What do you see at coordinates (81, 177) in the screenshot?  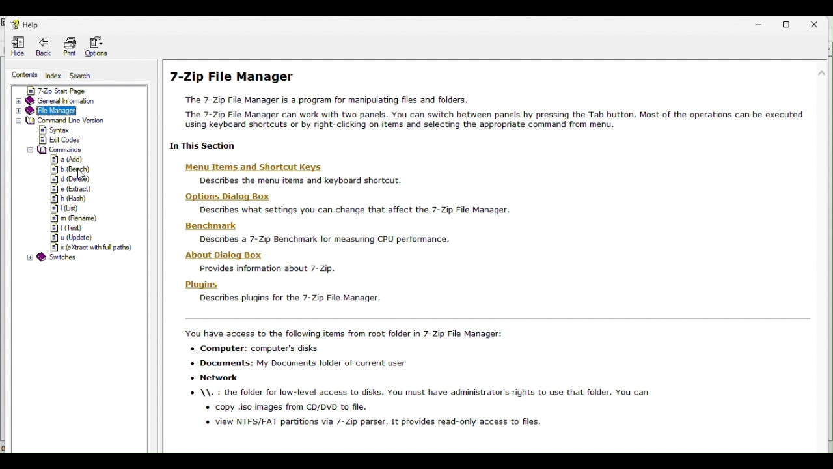 I see `cursor` at bounding box center [81, 177].